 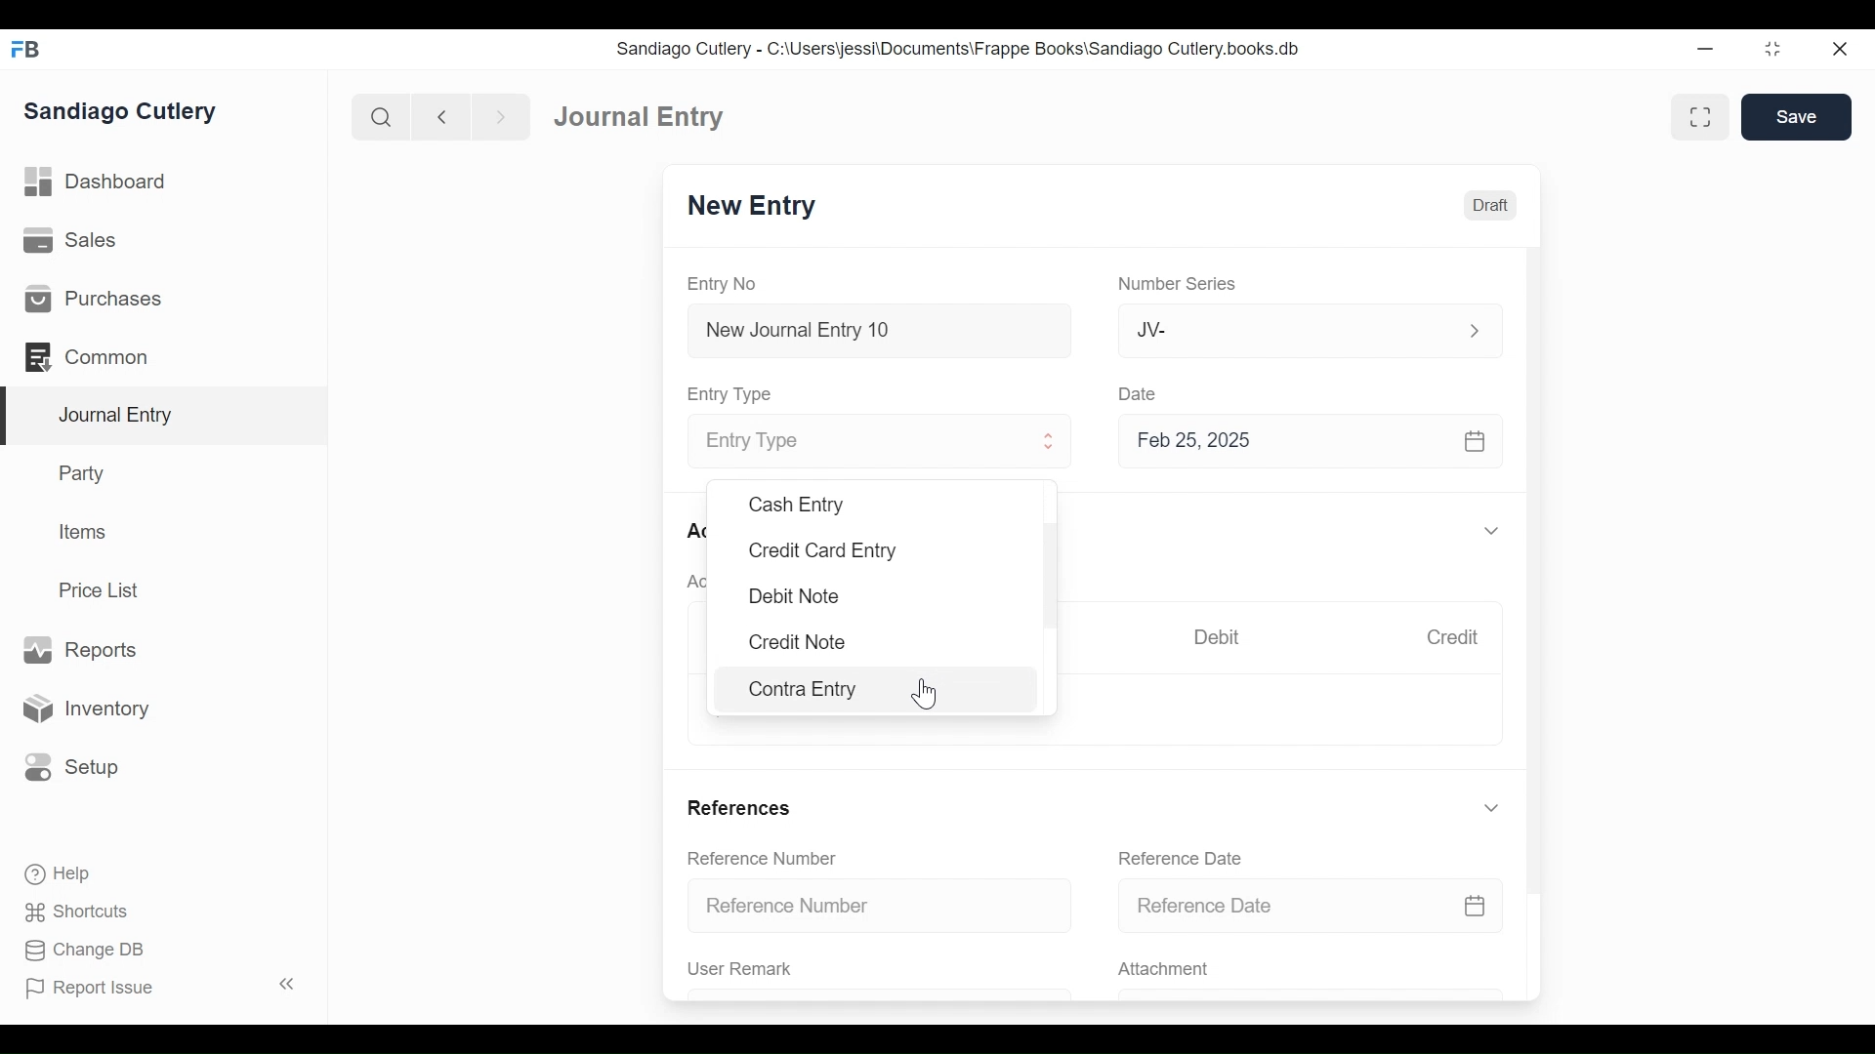 What do you see at coordinates (91, 708) in the screenshot?
I see `Inventory` at bounding box center [91, 708].